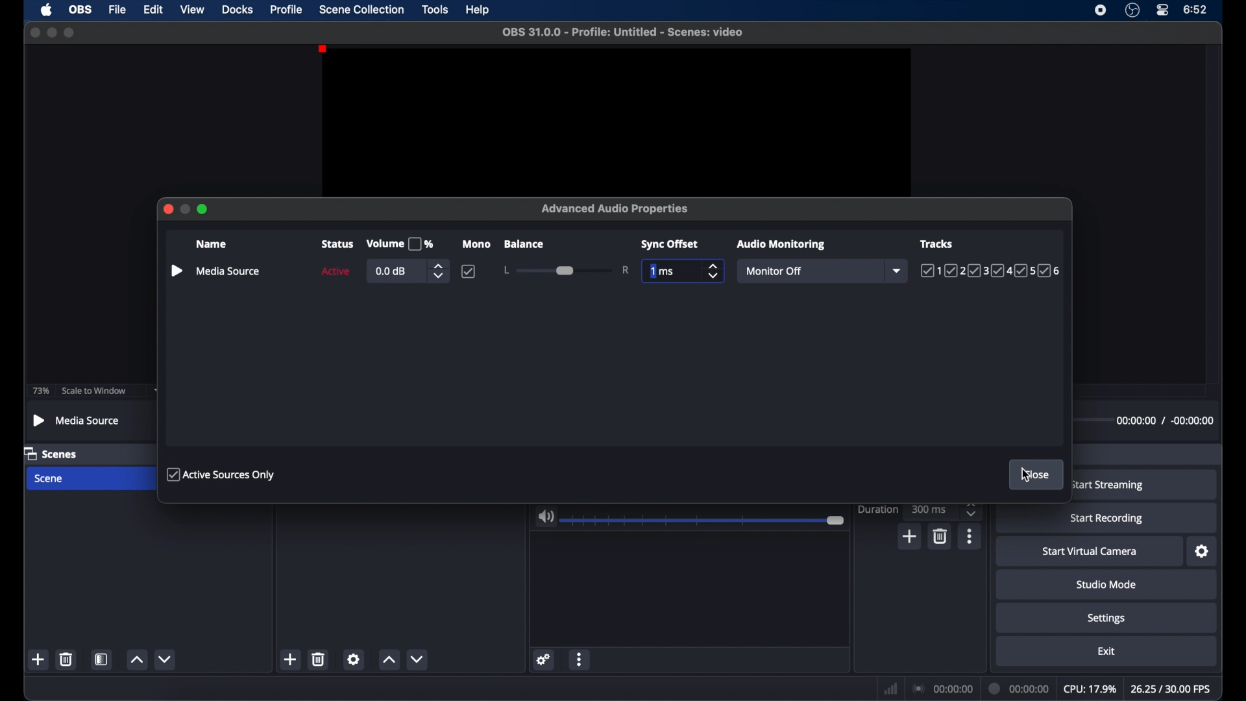 The height and width of the screenshot is (701, 1246). Describe the element at coordinates (935, 244) in the screenshot. I see `tracks` at that location.